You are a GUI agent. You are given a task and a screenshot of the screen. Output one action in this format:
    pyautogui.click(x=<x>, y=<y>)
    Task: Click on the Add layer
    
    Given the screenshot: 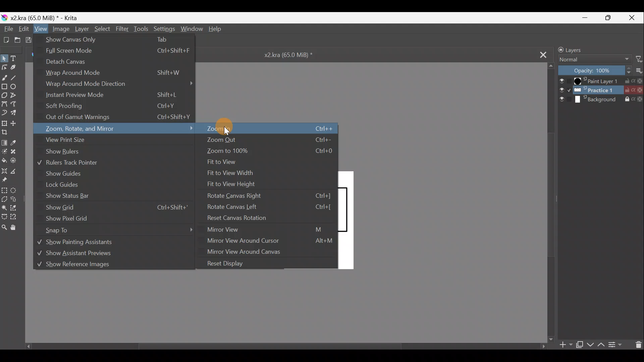 What is the action you would take?
    pyautogui.click(x=567, y=346)
    